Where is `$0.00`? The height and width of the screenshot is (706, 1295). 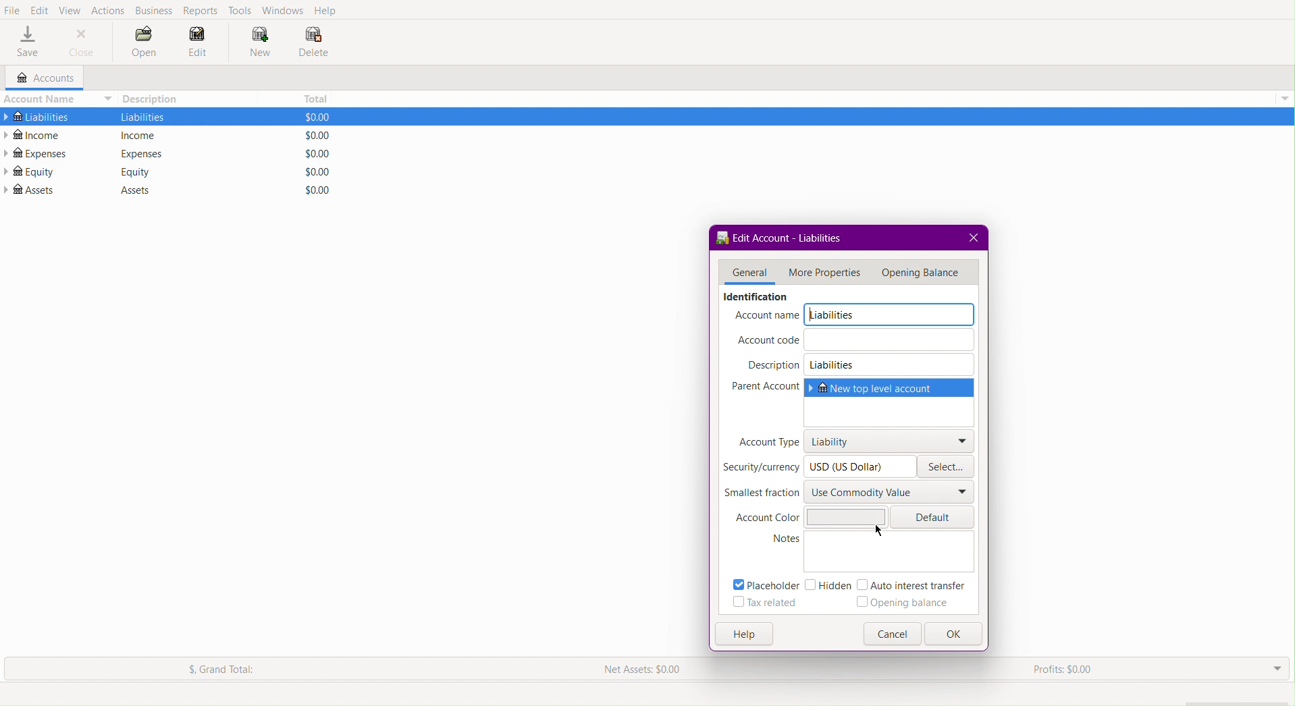
$0.00 is located at coordinates (313, 135).